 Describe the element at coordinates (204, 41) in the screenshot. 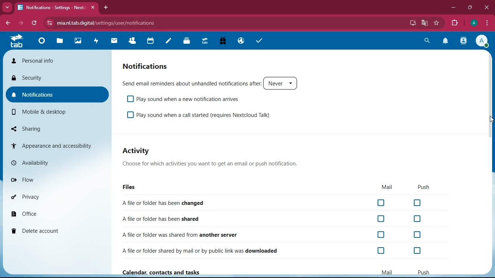

I see `tab` at that location.